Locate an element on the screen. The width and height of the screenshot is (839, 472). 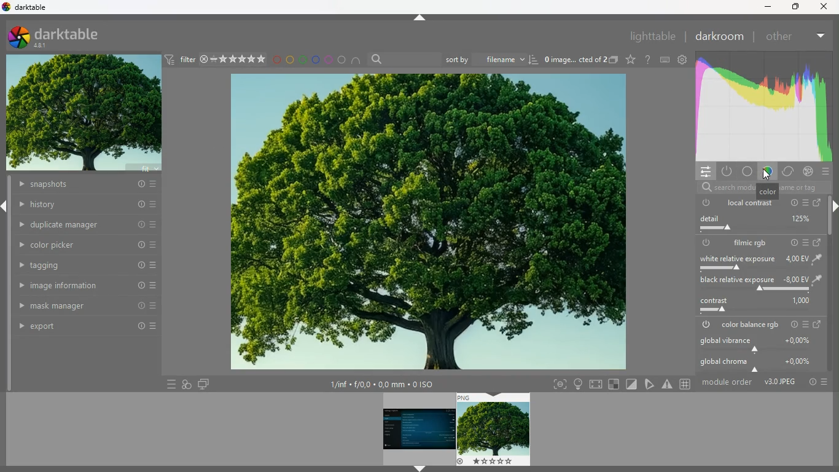
image is located at coordinates (417, 428).